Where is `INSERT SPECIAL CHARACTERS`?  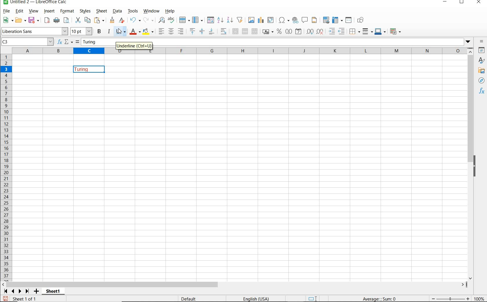 INSERT SPECIAL CHARACTERS is located at coordinates (284, 21).